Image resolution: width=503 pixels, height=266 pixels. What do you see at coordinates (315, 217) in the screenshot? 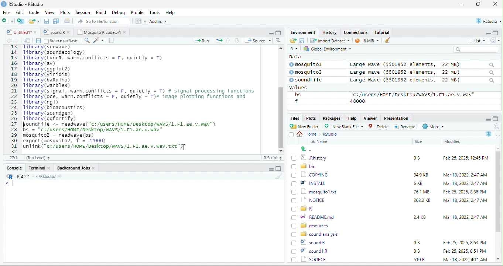
I see `wo| READMEmd` at bounding box center [315, 217].